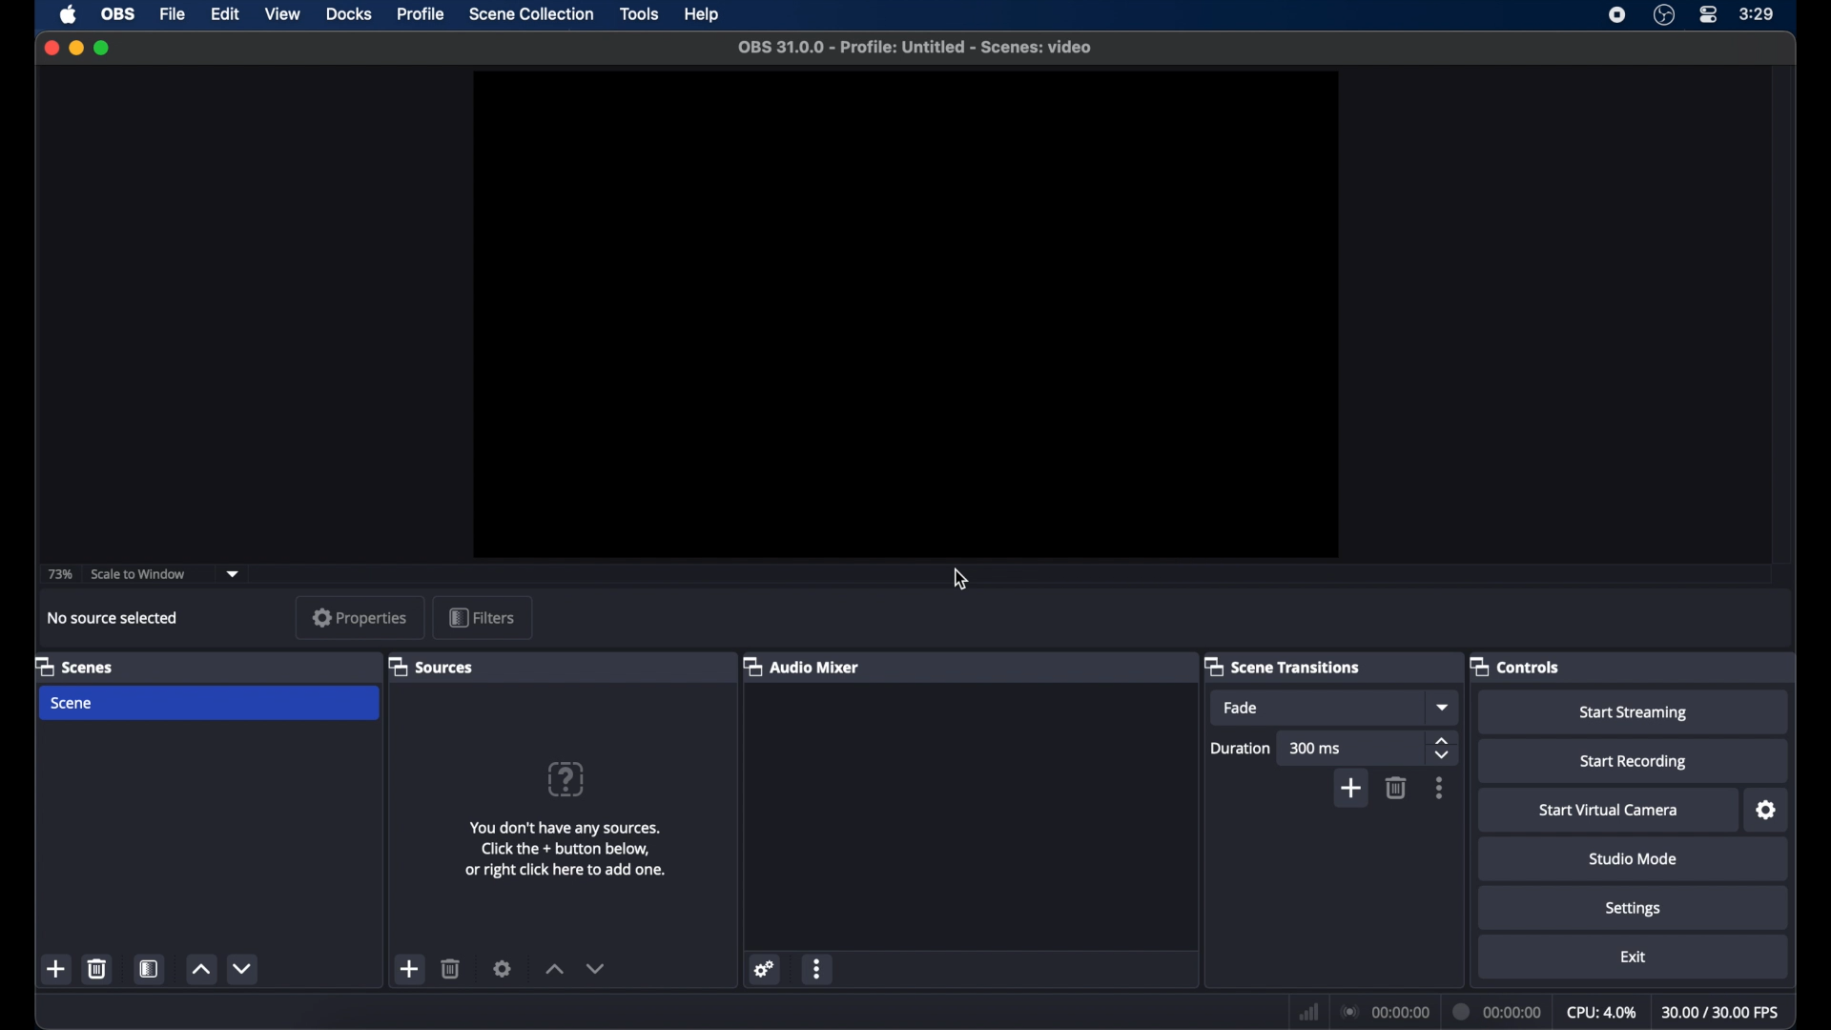 Image resolution: width=1831 pixels, height=1030 pixels. What do you see at coordinates (223, 13) in the screenshot?
I see `edit` at bounding box center [223, 13].